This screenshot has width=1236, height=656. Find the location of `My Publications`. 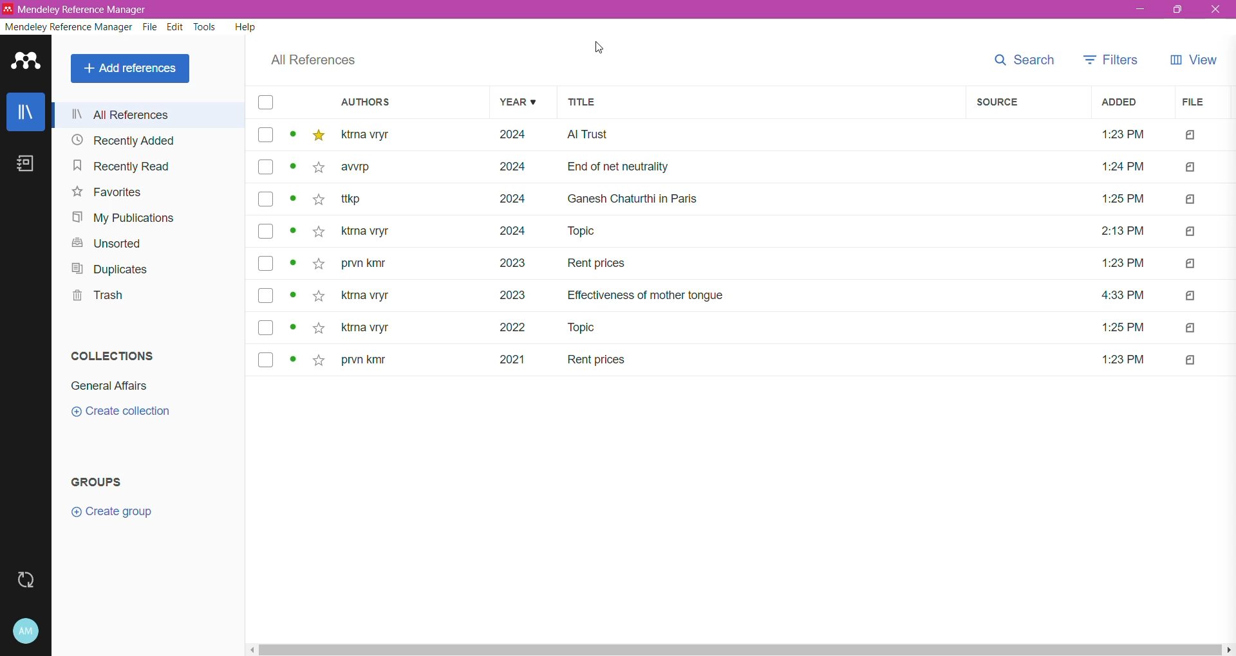

My Publications is located at coordinates (127, 217).